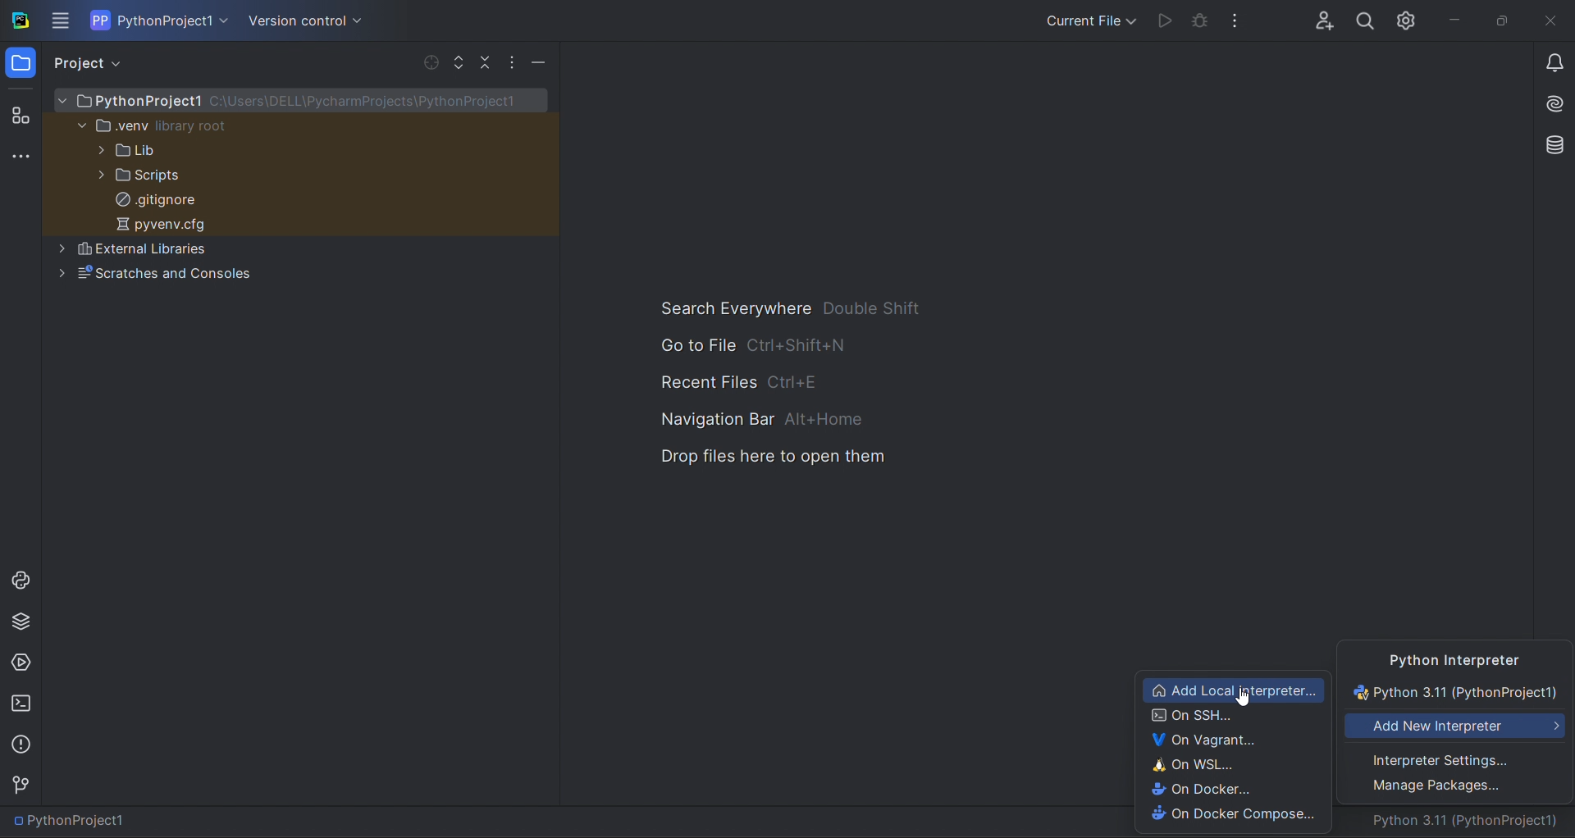 The width and height of the screenshot is (1575, 838). I want to click on expand file, so click(459, 61).